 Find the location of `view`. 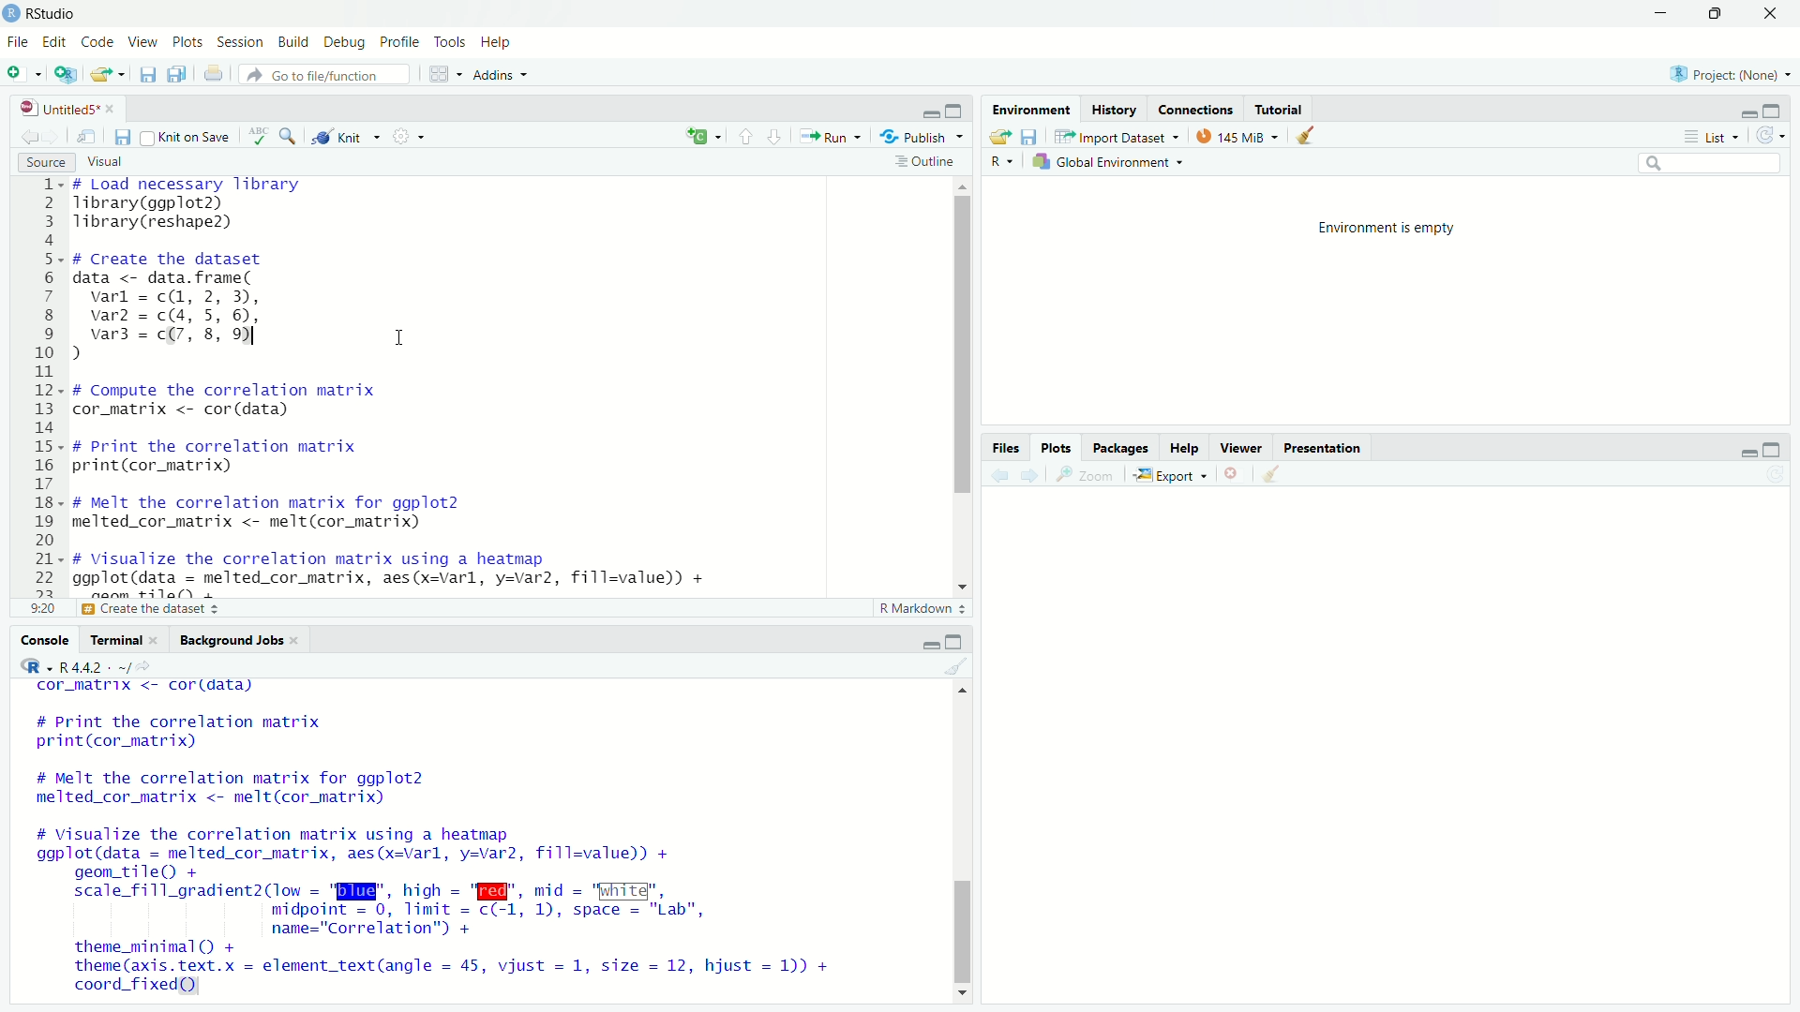

view is located at coordinates (143, 43).